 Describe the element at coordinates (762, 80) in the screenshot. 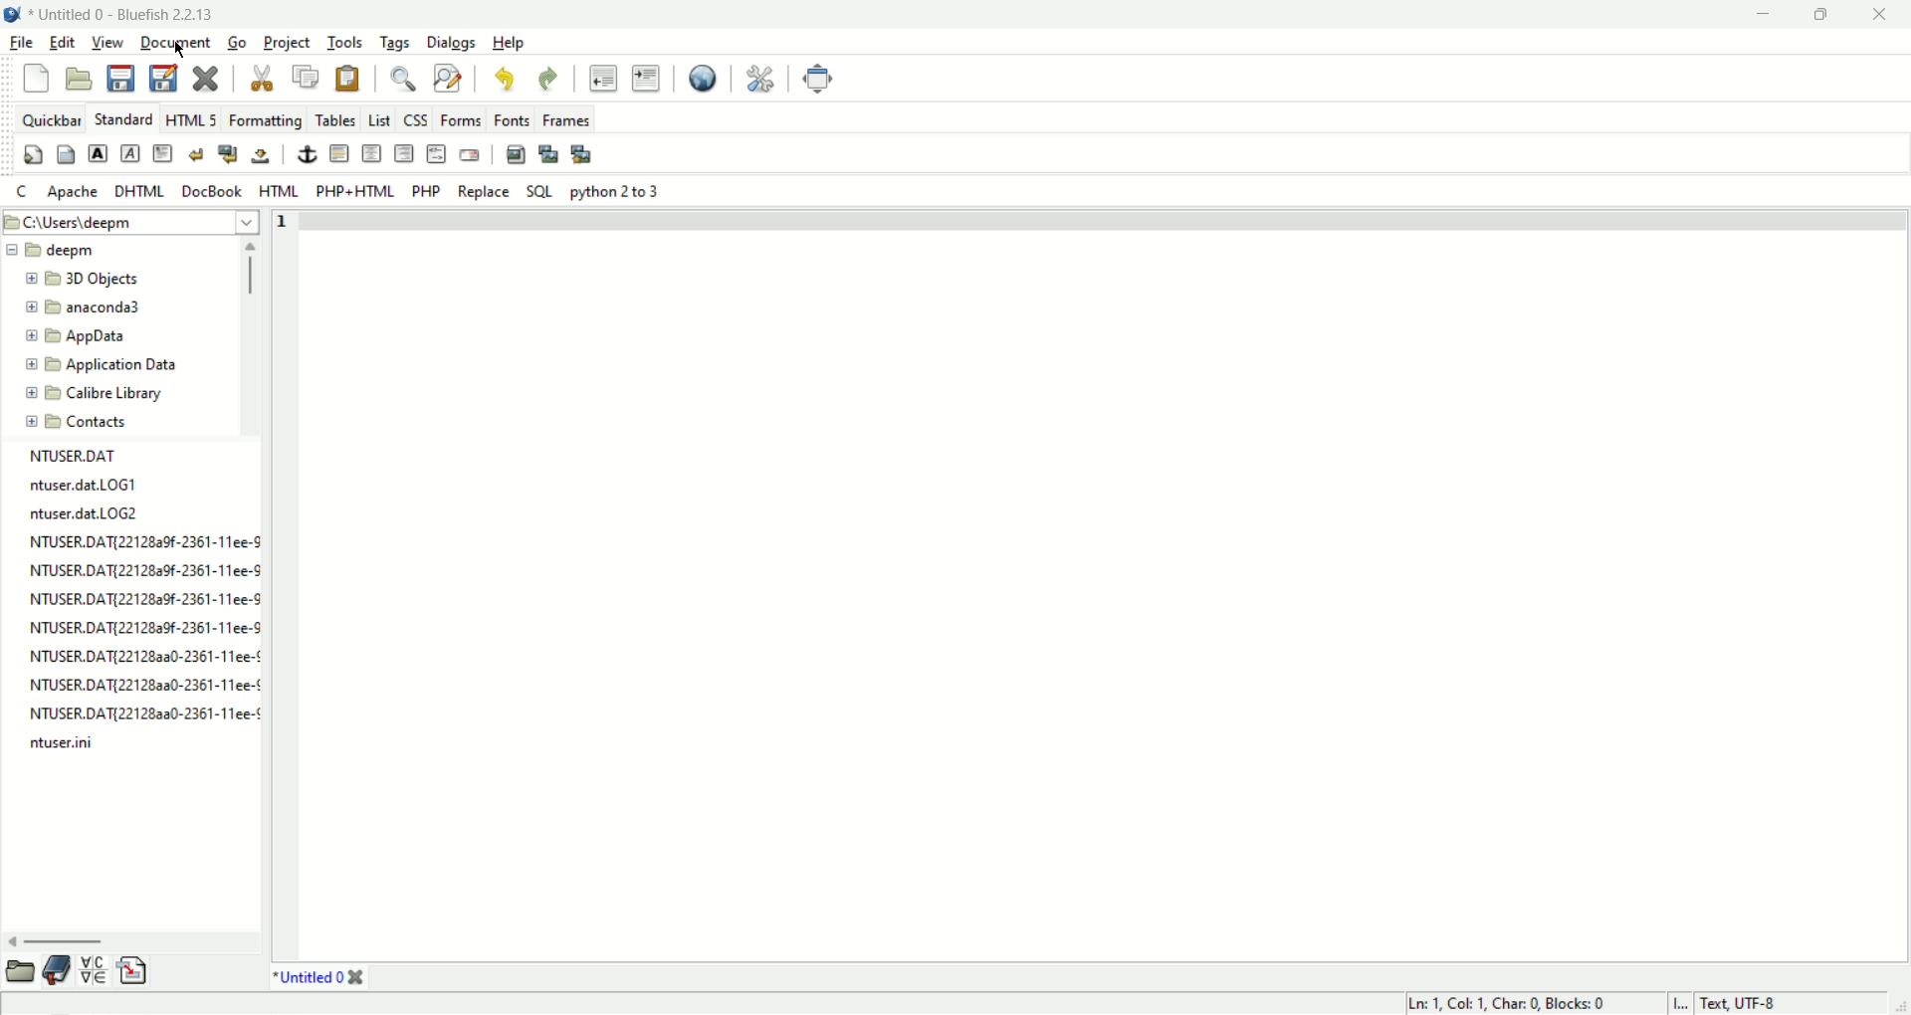

I see `preferences` at that location.